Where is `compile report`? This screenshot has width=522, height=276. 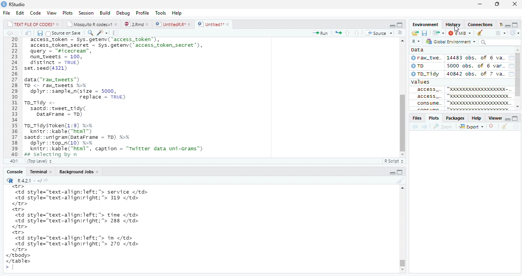 compile report is located at coordinates (116, 33).